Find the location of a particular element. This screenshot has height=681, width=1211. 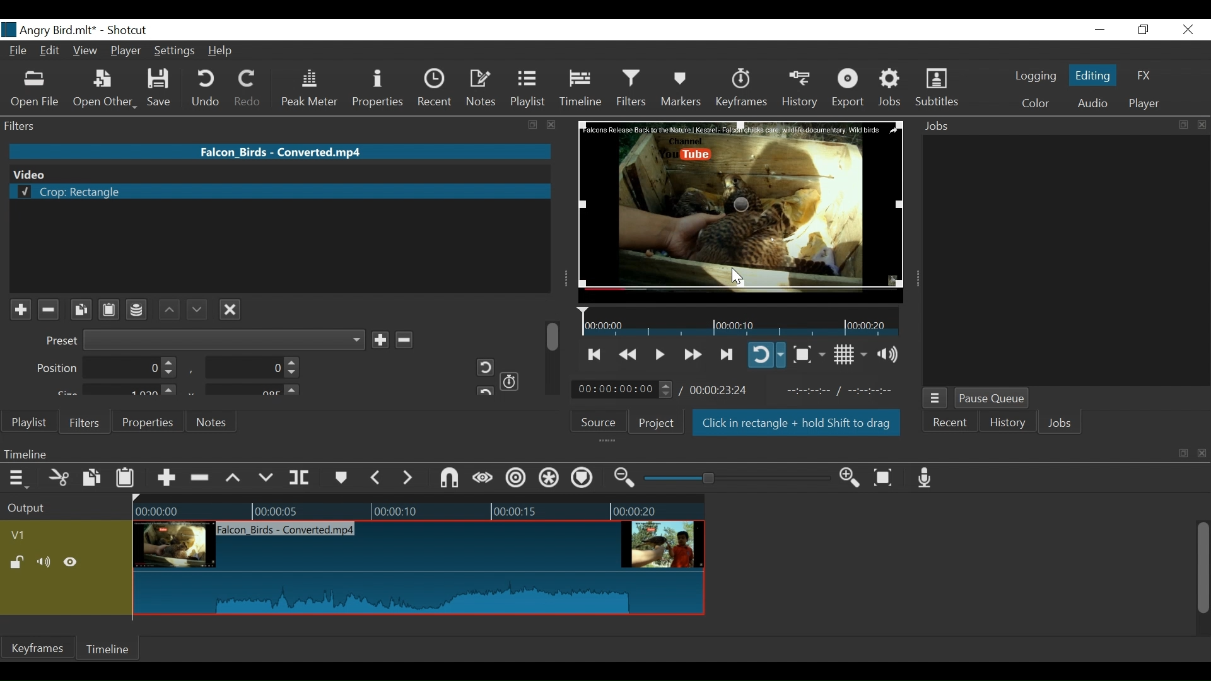

Snap  is located at coordinates (449, 479).